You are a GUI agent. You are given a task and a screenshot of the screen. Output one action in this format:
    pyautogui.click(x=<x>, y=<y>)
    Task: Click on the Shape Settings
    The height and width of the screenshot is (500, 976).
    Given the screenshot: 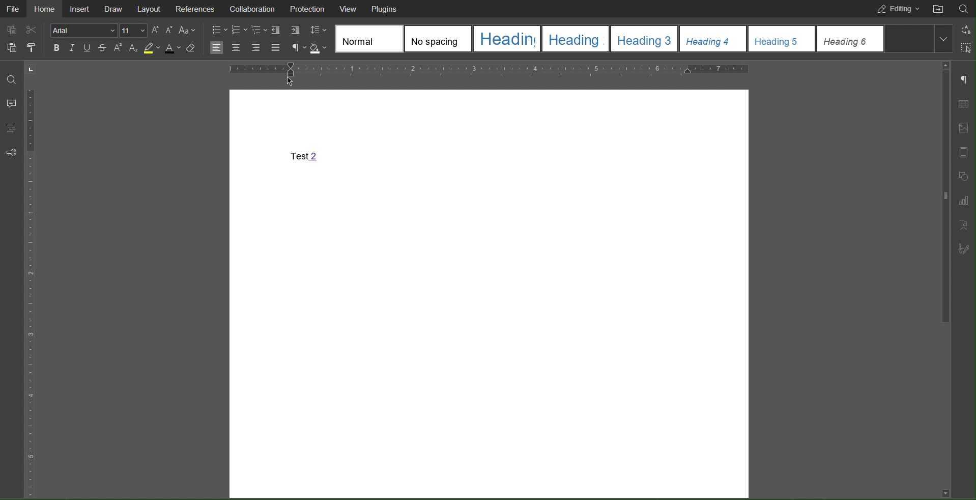 What is the action you would take?
    pyautogui.click(x=965, y=176)
    